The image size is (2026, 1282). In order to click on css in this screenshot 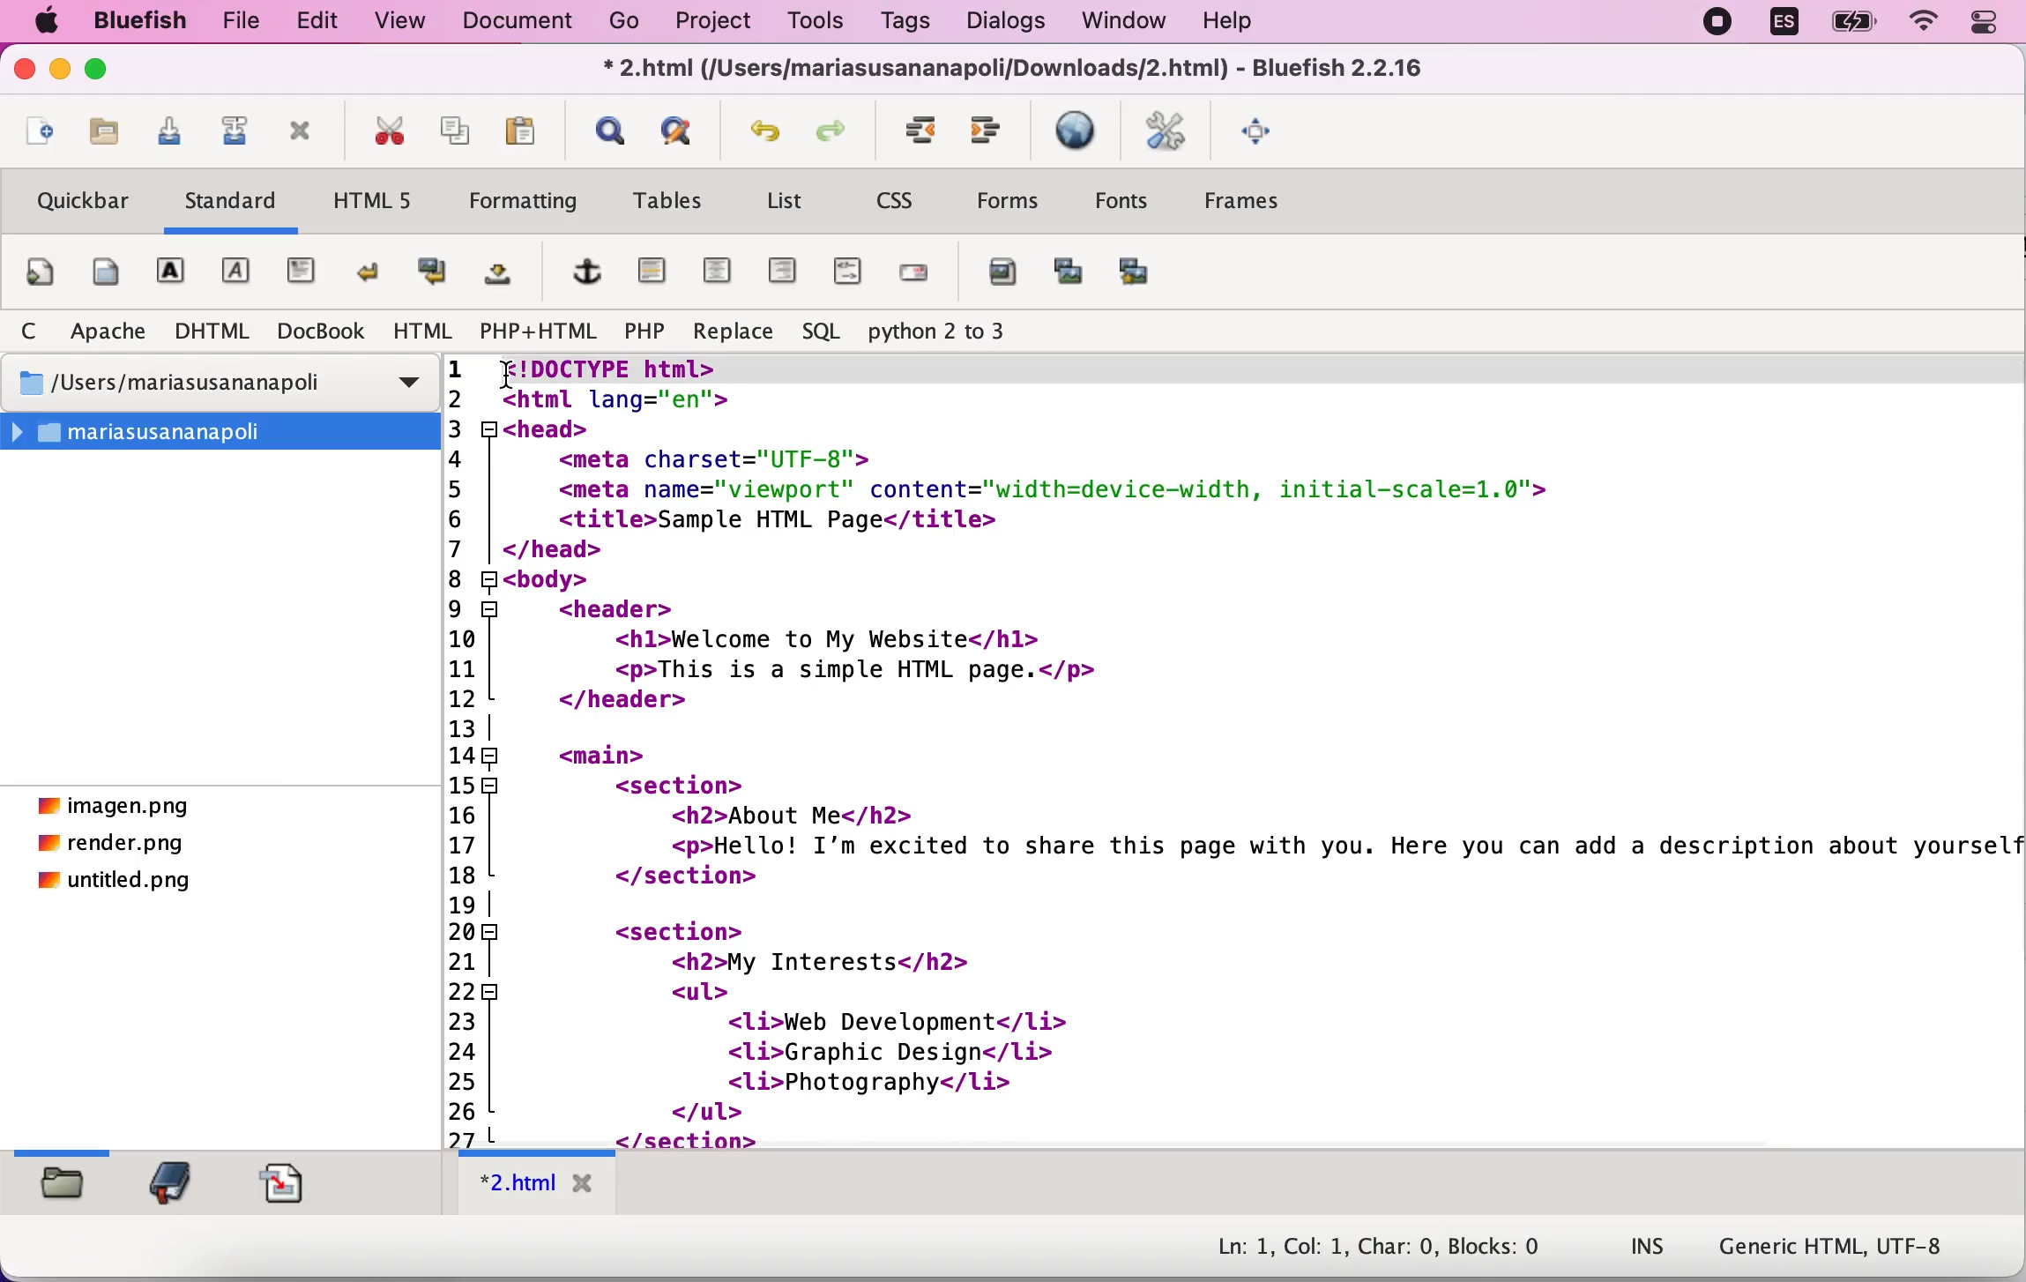, I will do `click(904, 207)`.